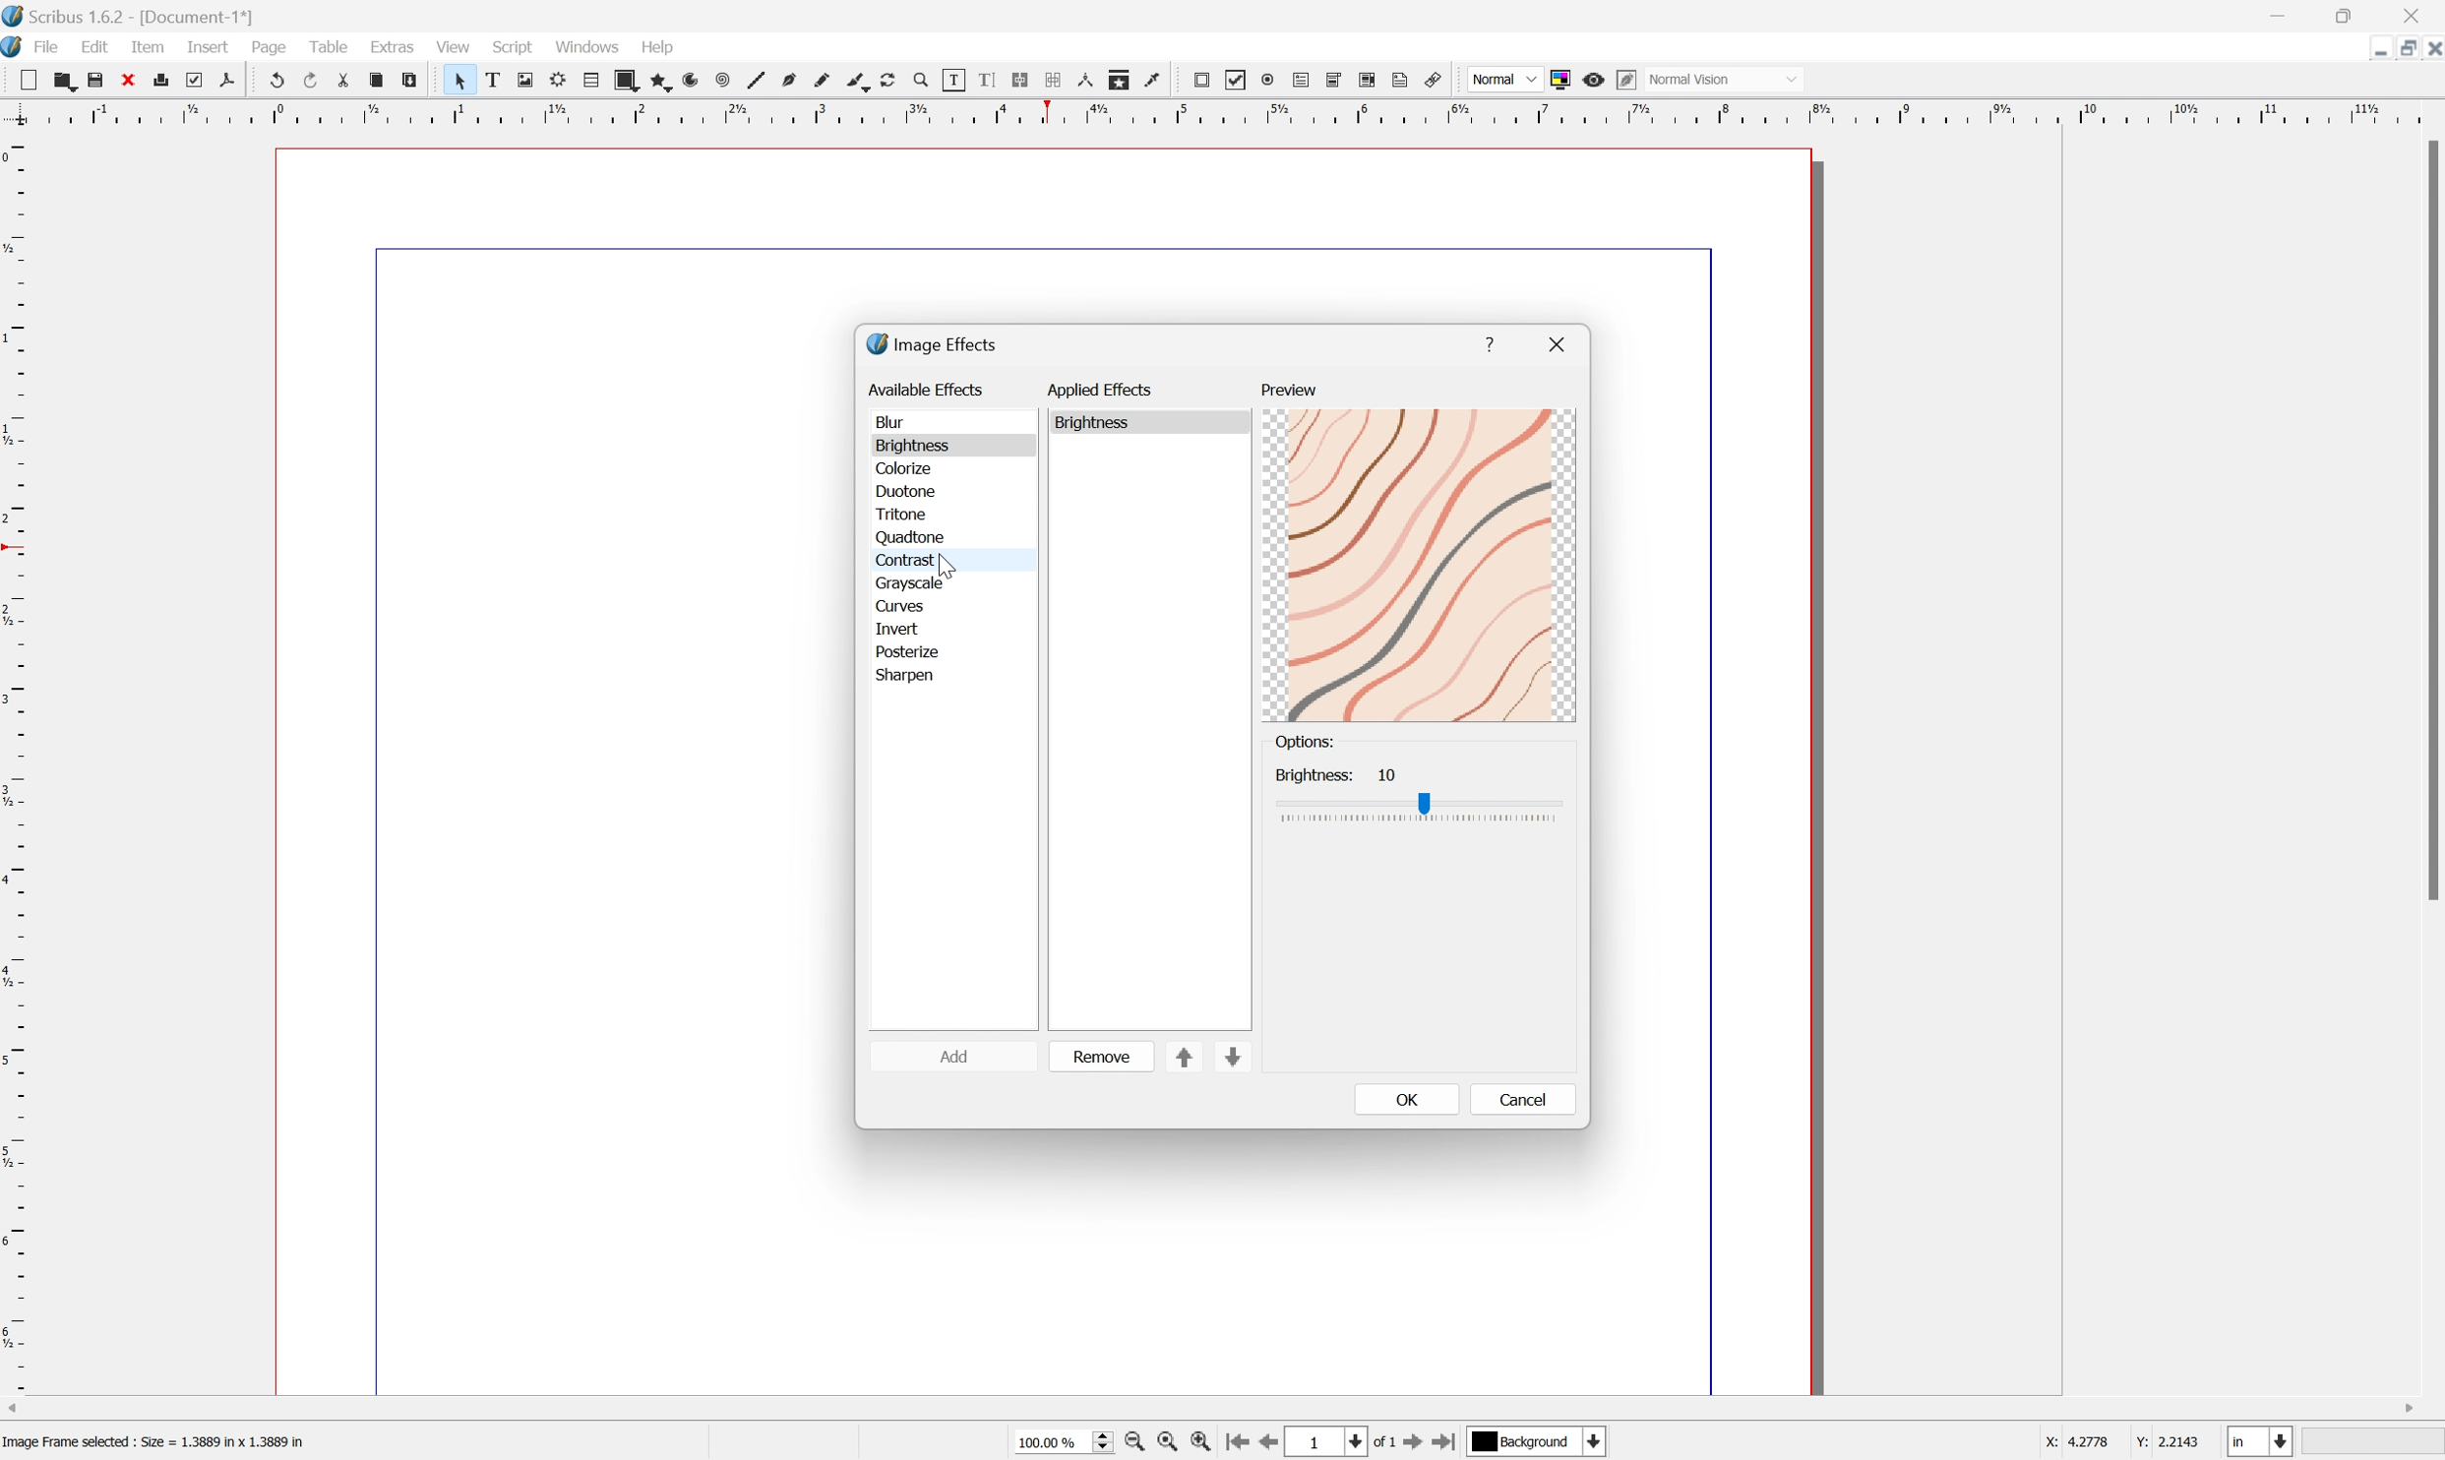  I want to click on PDF radio button, so click(1267, 81).